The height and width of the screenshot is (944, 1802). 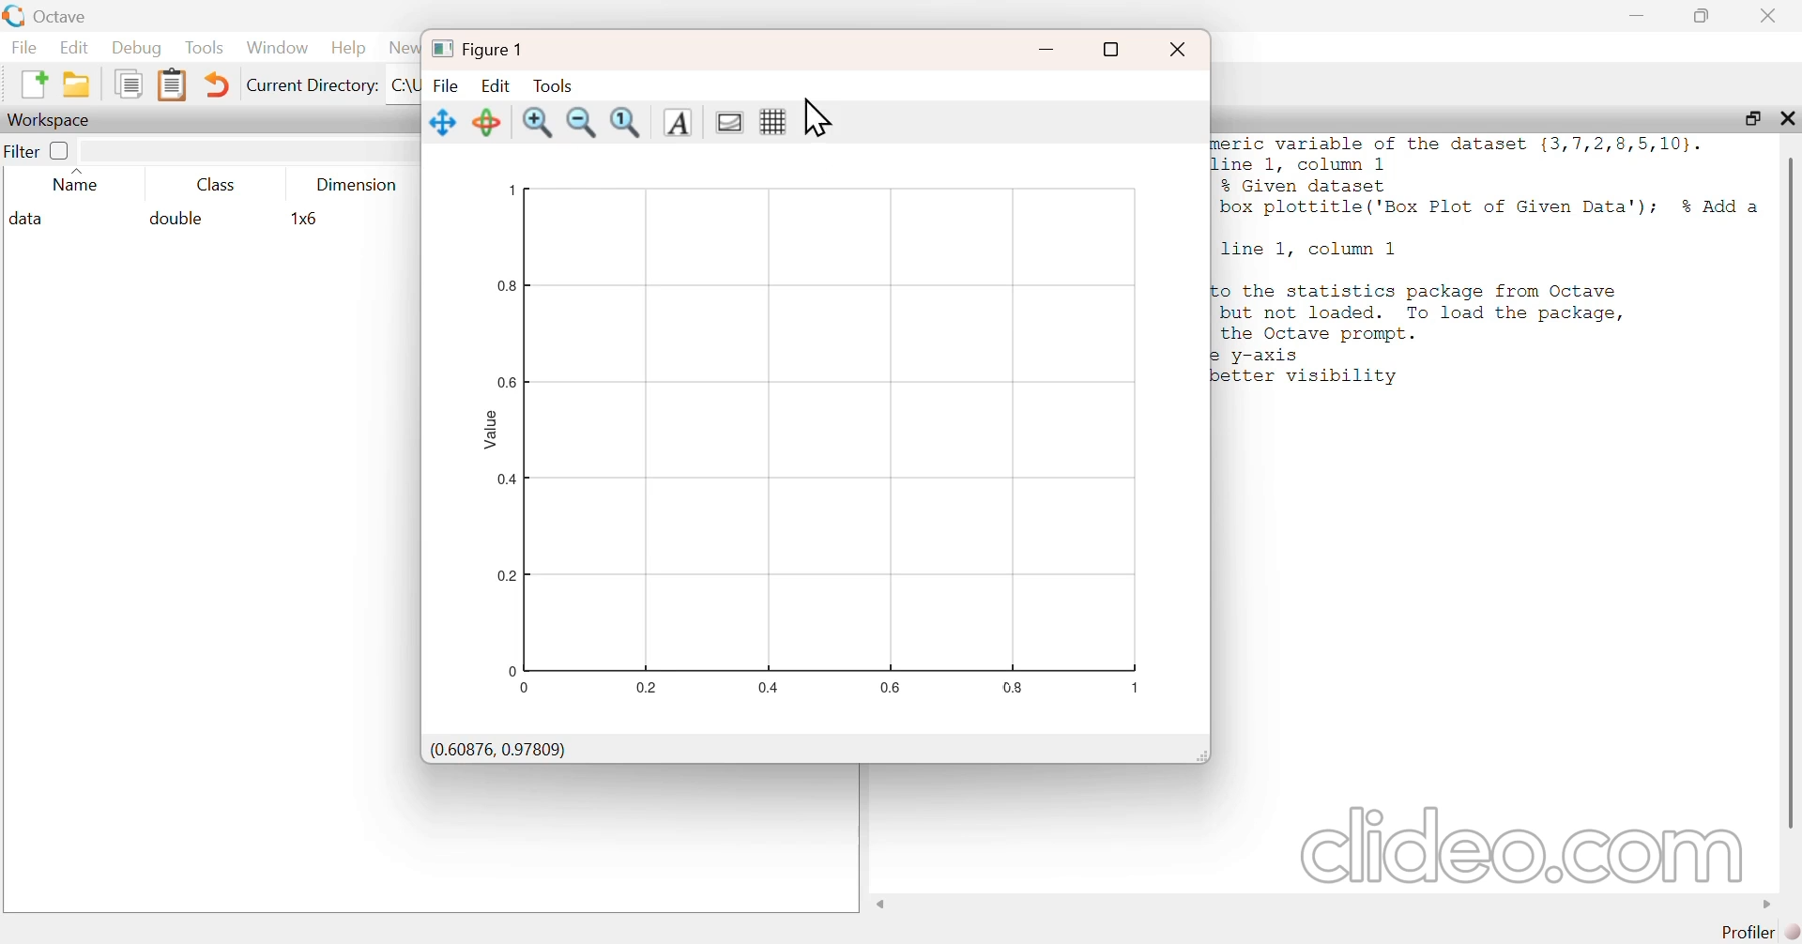 I want to click on maximize, so click(x=1746, y=118).